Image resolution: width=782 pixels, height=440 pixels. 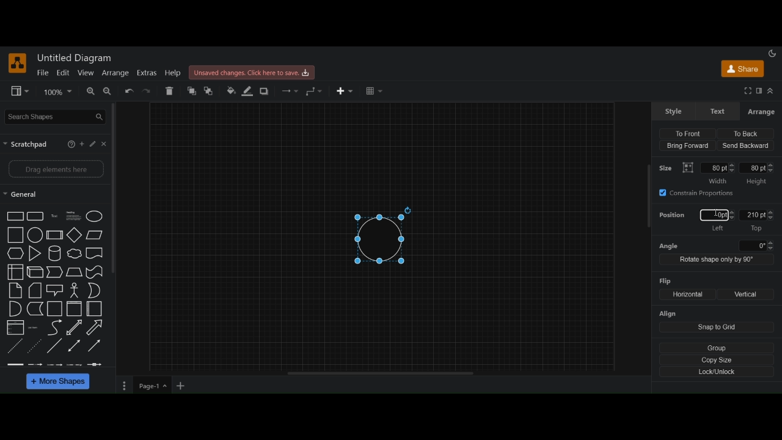 What do you see at coordinates (73, 215) in the screenshot?
I see `Para` at bounding box center [73, 215].